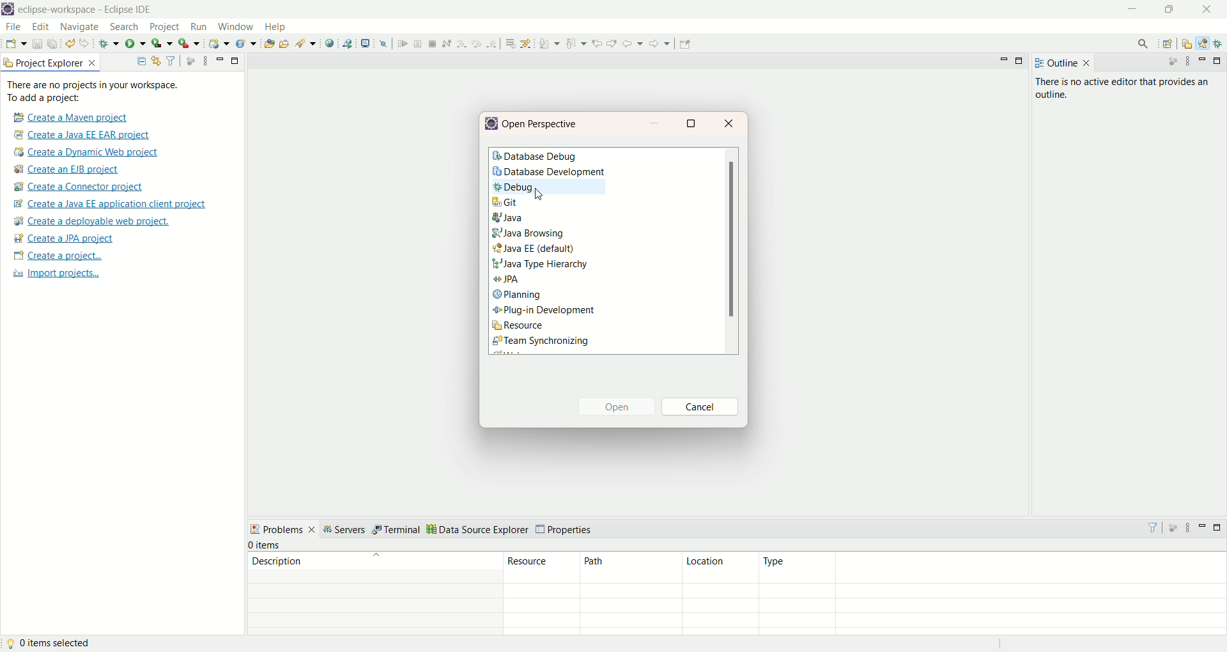 This screenshot has height=652, width=1227. I want to click on terminal, so click(396, 529).